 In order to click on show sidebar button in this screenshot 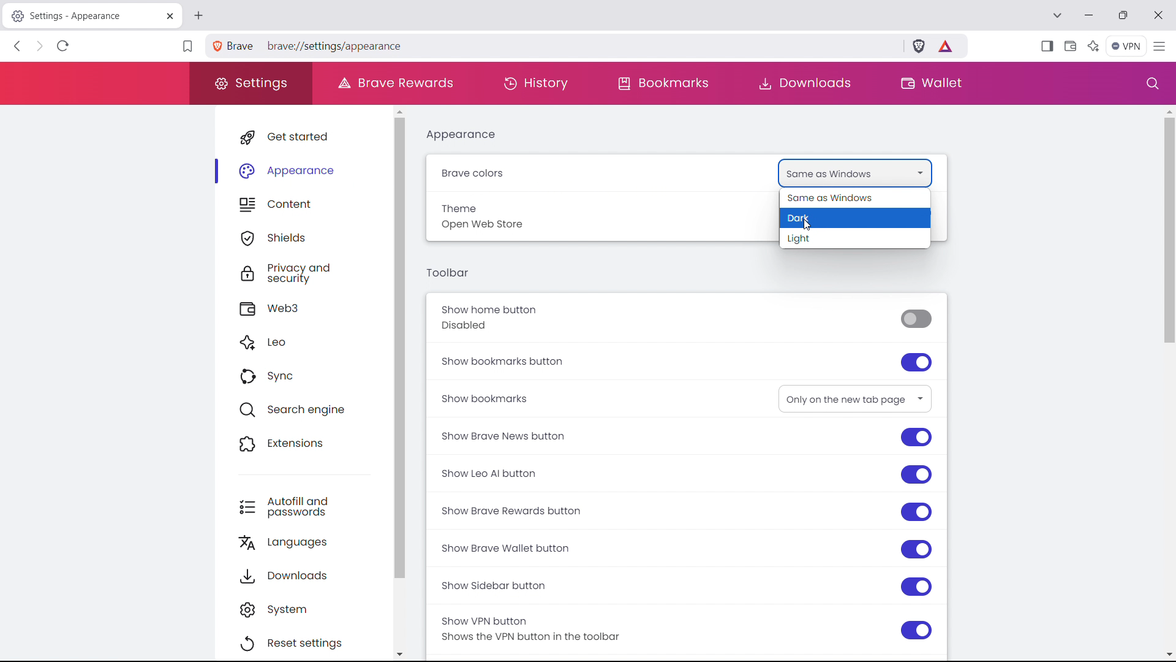, I will do `click(686, 582)`.